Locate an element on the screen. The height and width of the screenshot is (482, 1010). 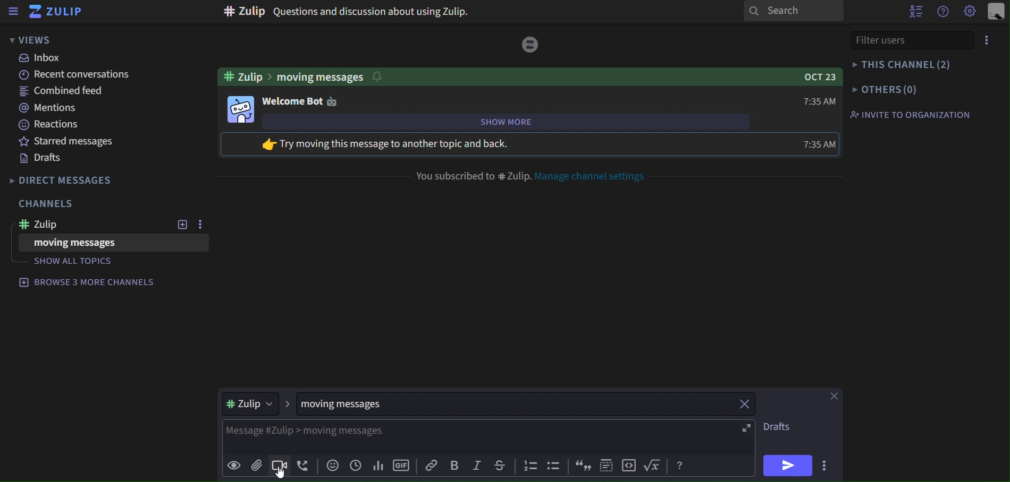
inbox is located at coordinates (44, 59).